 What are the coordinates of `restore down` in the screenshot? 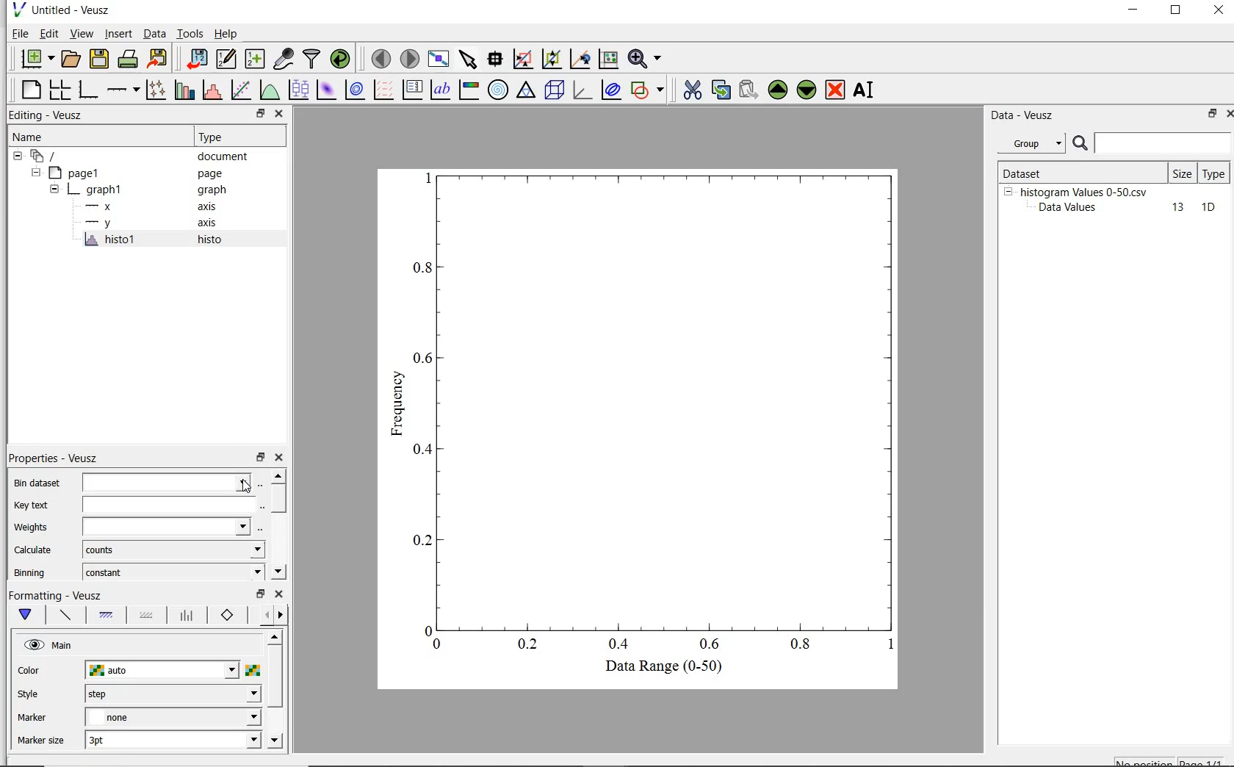 It's located at (260, 458).